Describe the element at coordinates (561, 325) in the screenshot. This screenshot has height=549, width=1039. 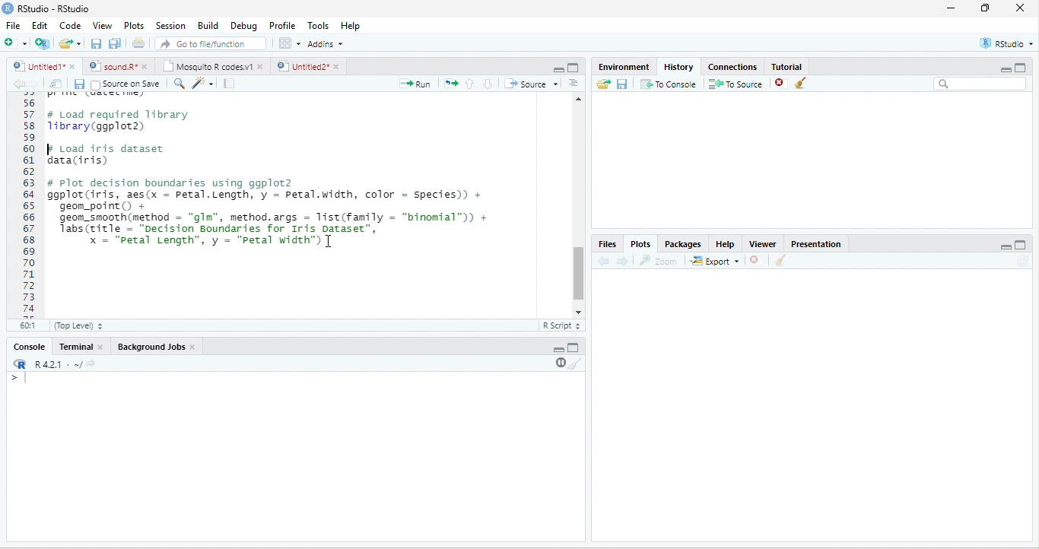
I see `R Script` at that location.